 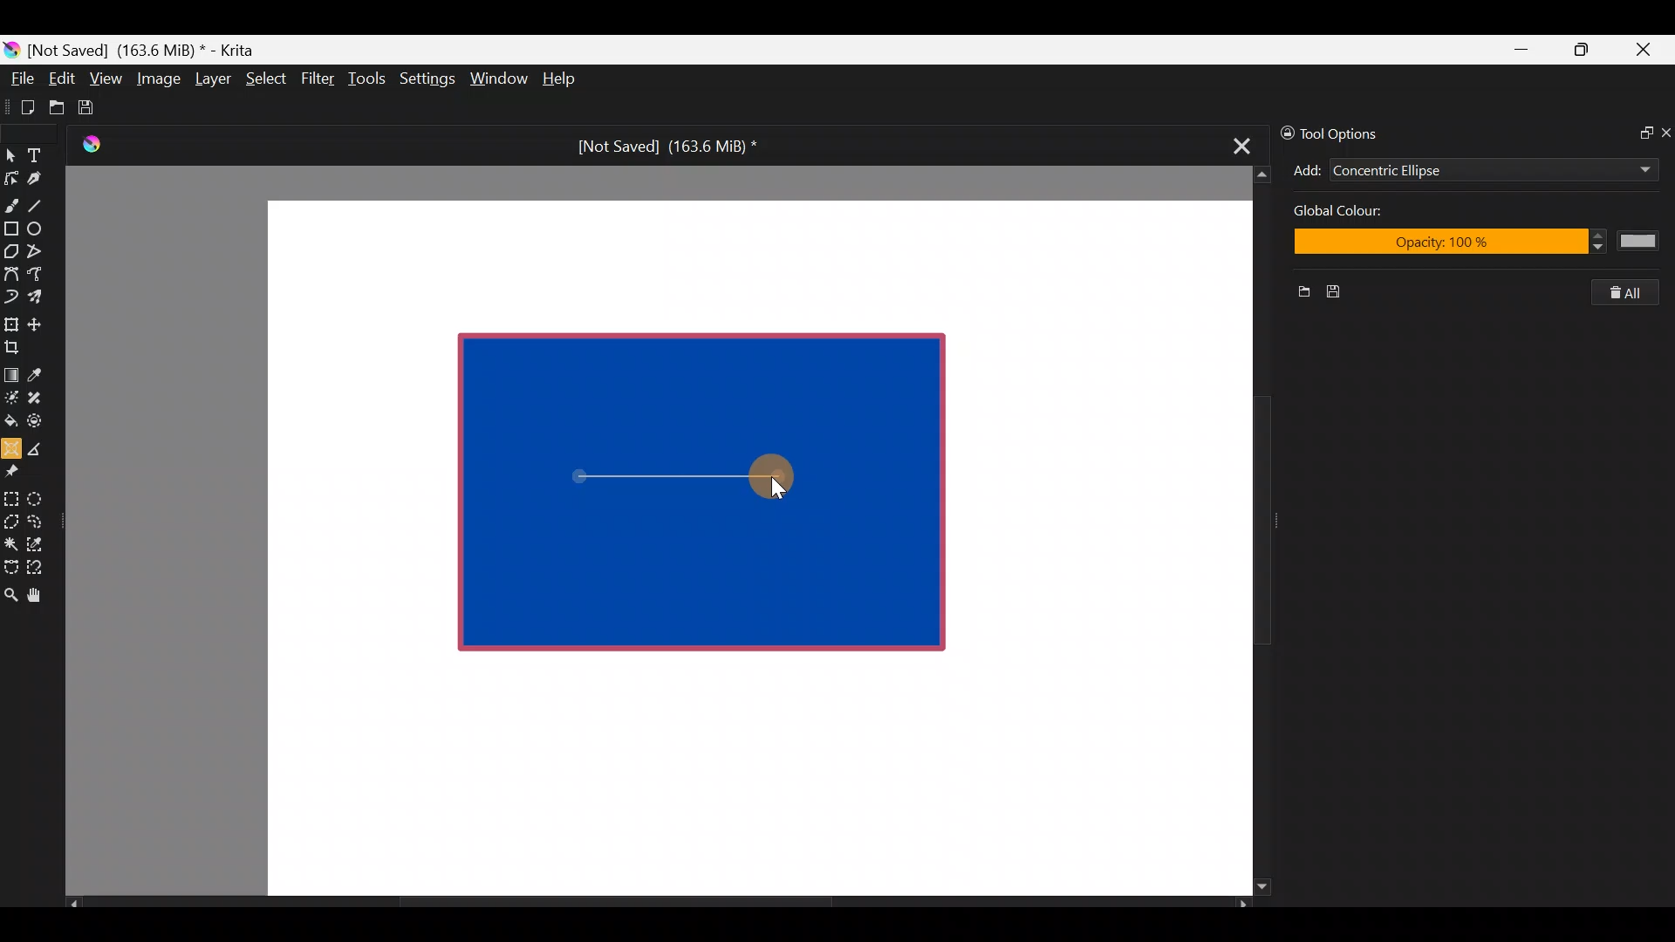 What do you see at coordinates (318, 78) in the screenshot?
I see `Filter` at bounding box center [318, 78].